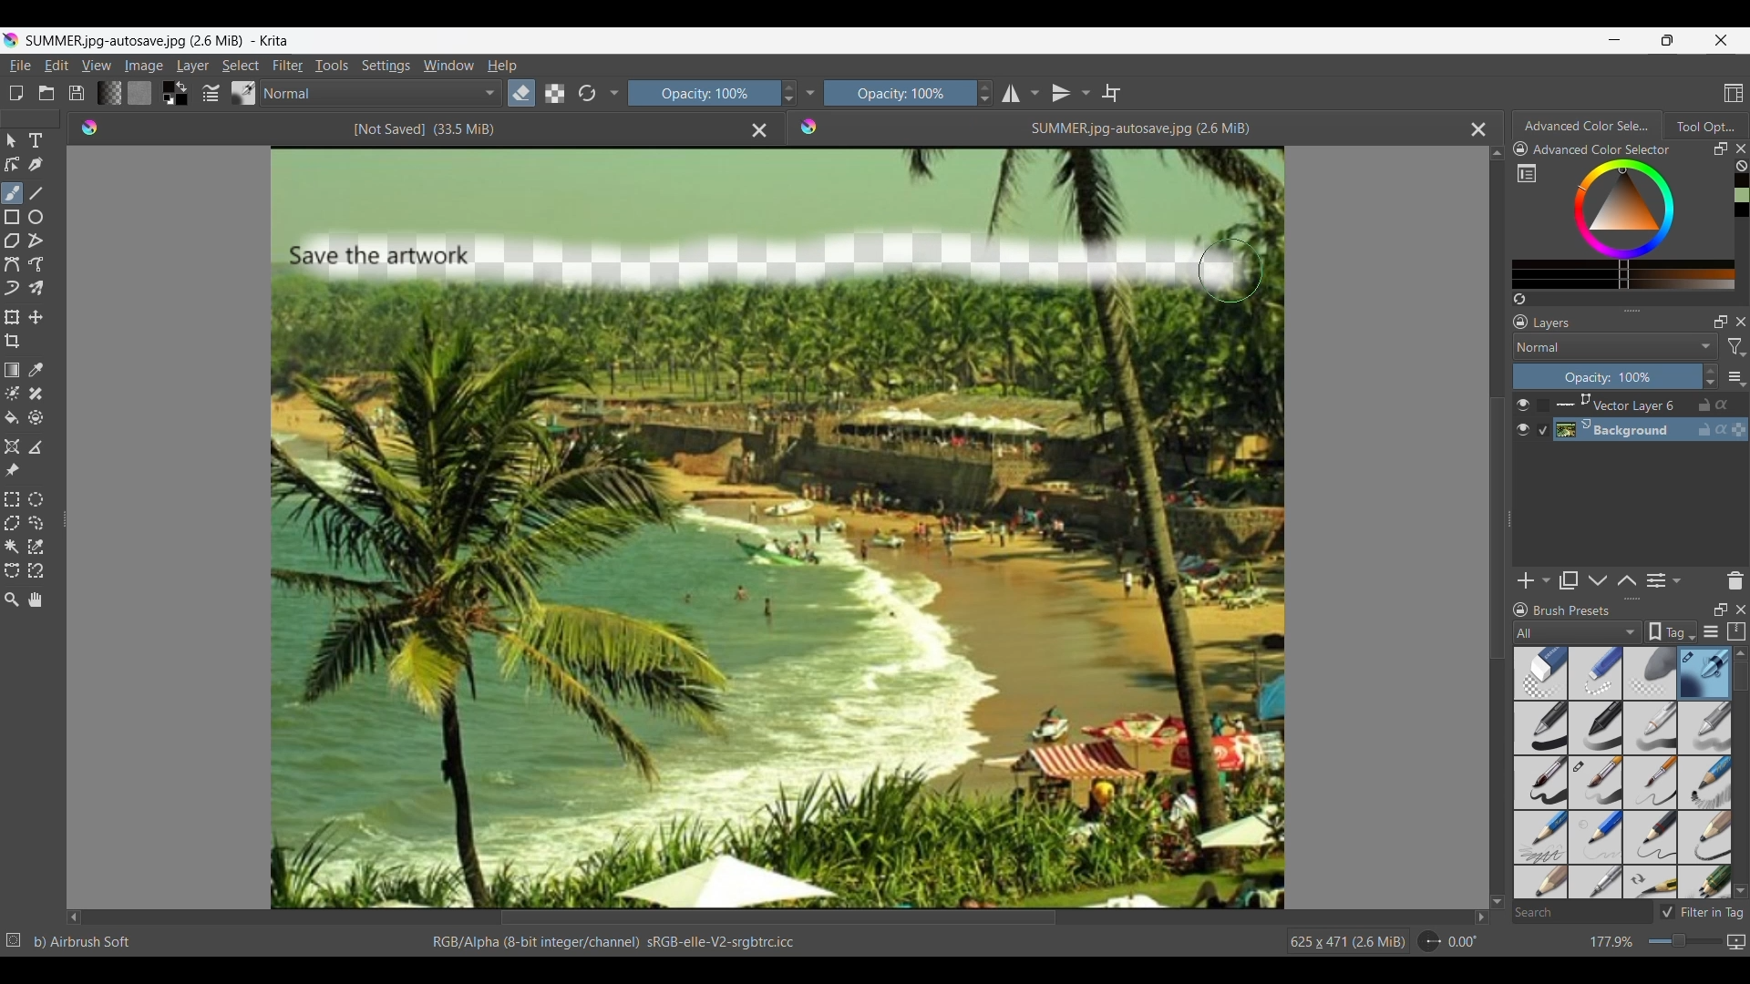 The height and width of the screenshot is (984, 1750). Describe the element at coordinates (12, 471) in the screenshot. I see `Reference images tool` at that location.